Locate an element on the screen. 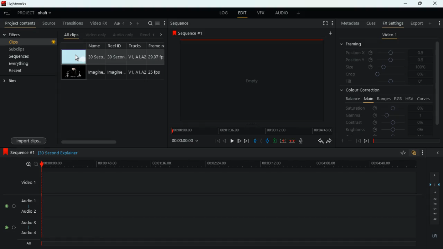 Image resolution: width=443 pixels, height=249 pixels. audio 1 is located at coordinates (28, 200).